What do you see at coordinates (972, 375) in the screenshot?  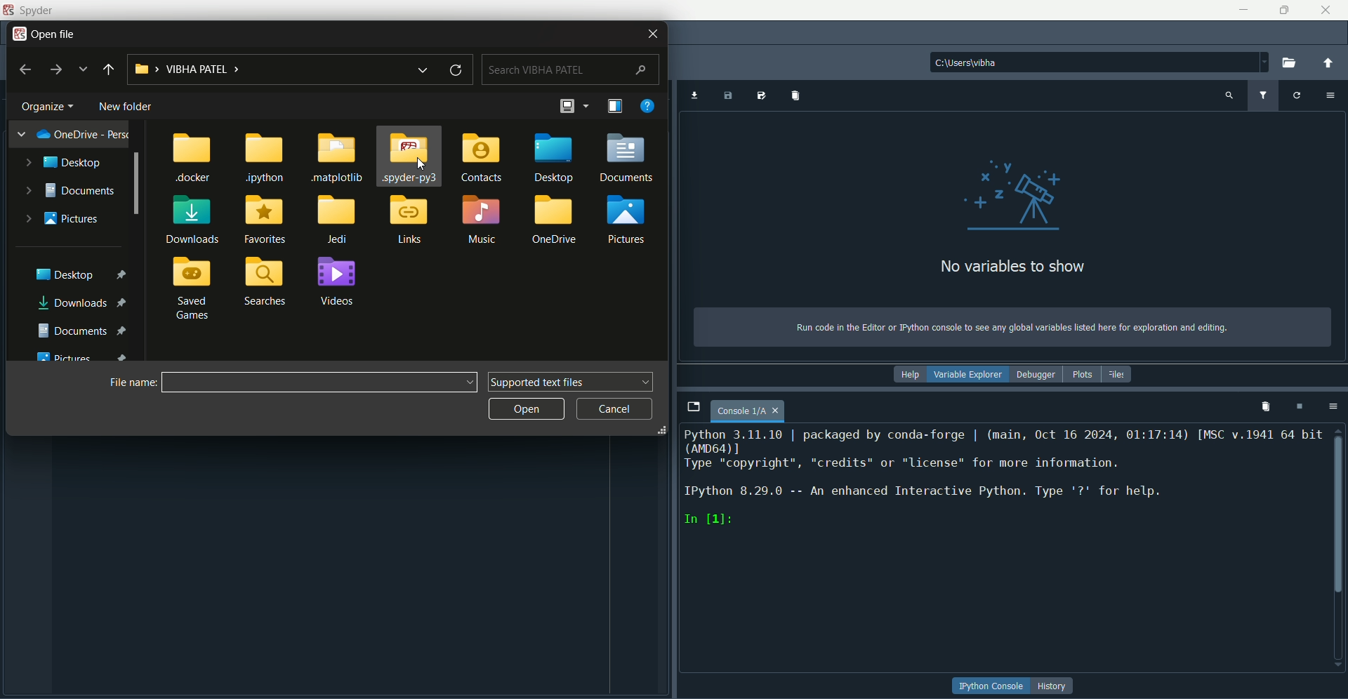 I see `variable explorer` at bounding box center [972, 375].